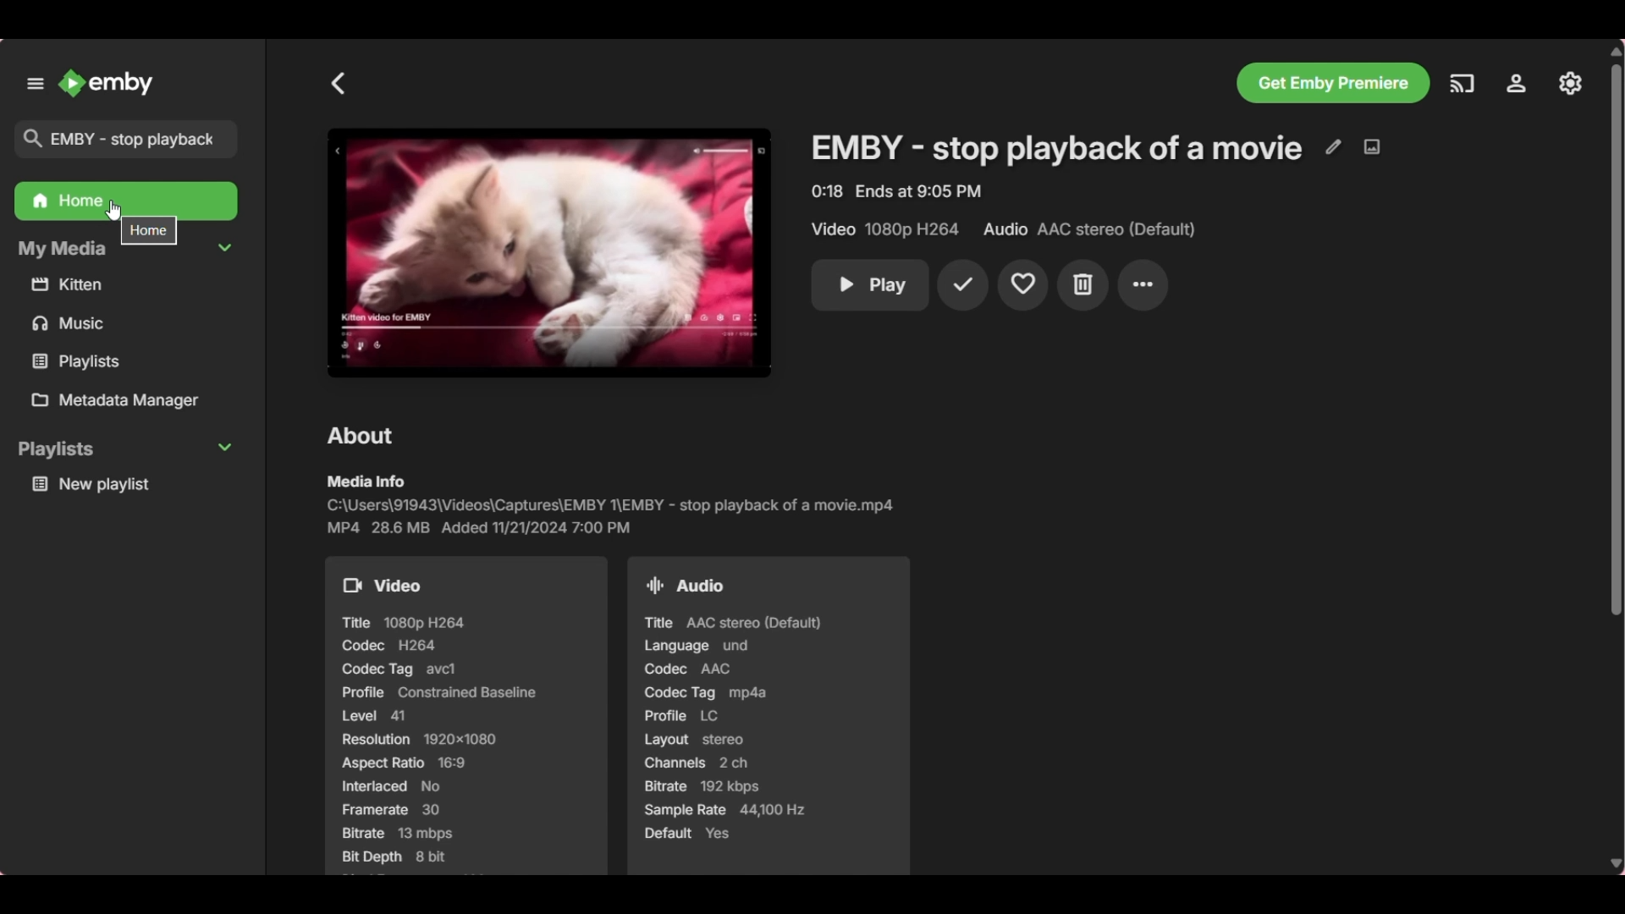 The height and width of the screenshot is (914, 1625). What do you see at coordinates (150, 229) in the screenshot?
I see `Home` at bounding box center [150, 229].